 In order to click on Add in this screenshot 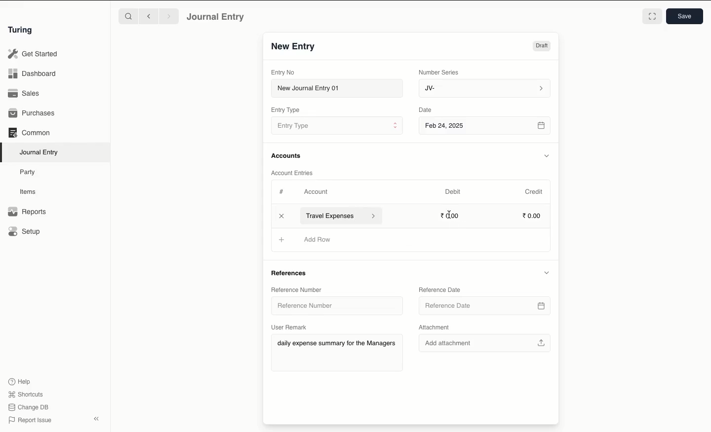, I will do `click(282, 216)`.